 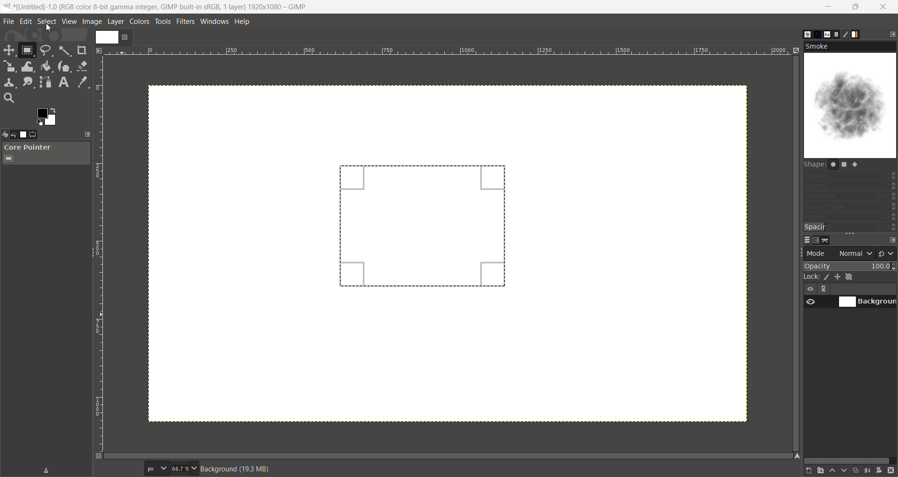 What do you see at coordinates (7, 7) in the screenshot?
I see `logo` at bounding box center [7, 7].